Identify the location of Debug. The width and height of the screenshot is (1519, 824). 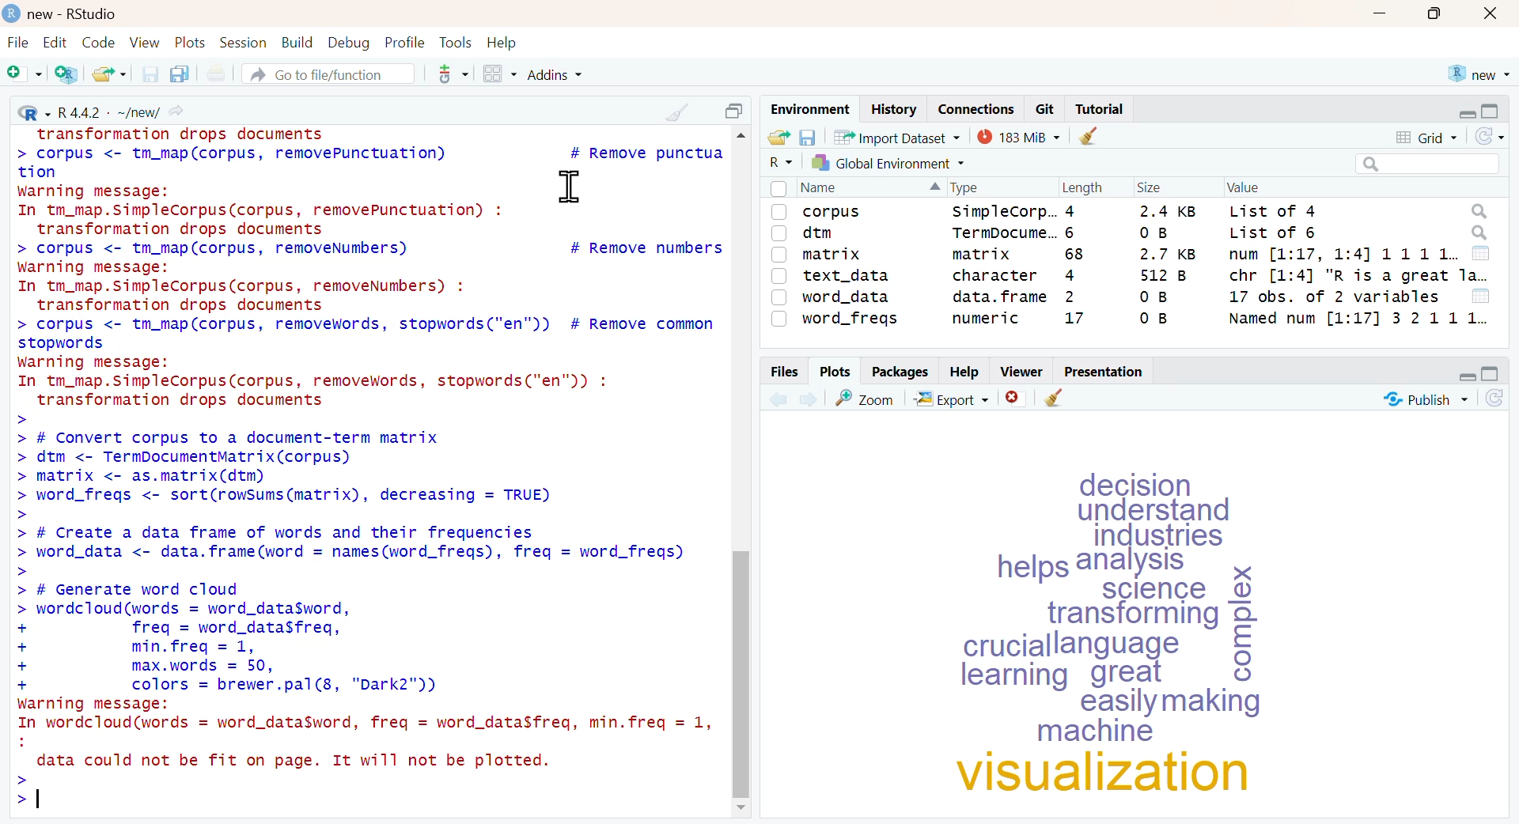
(350, 44).